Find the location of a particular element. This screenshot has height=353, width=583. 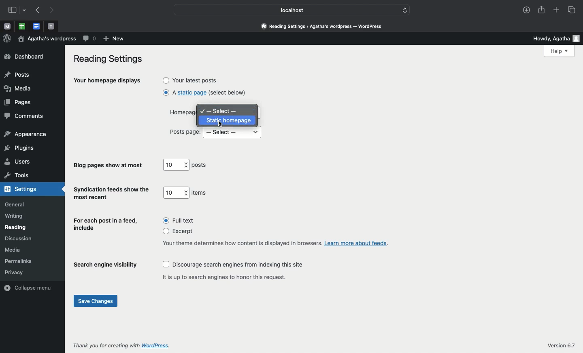

Your theme determines how content is displayed in browsers is located at coordinates (275, 243).